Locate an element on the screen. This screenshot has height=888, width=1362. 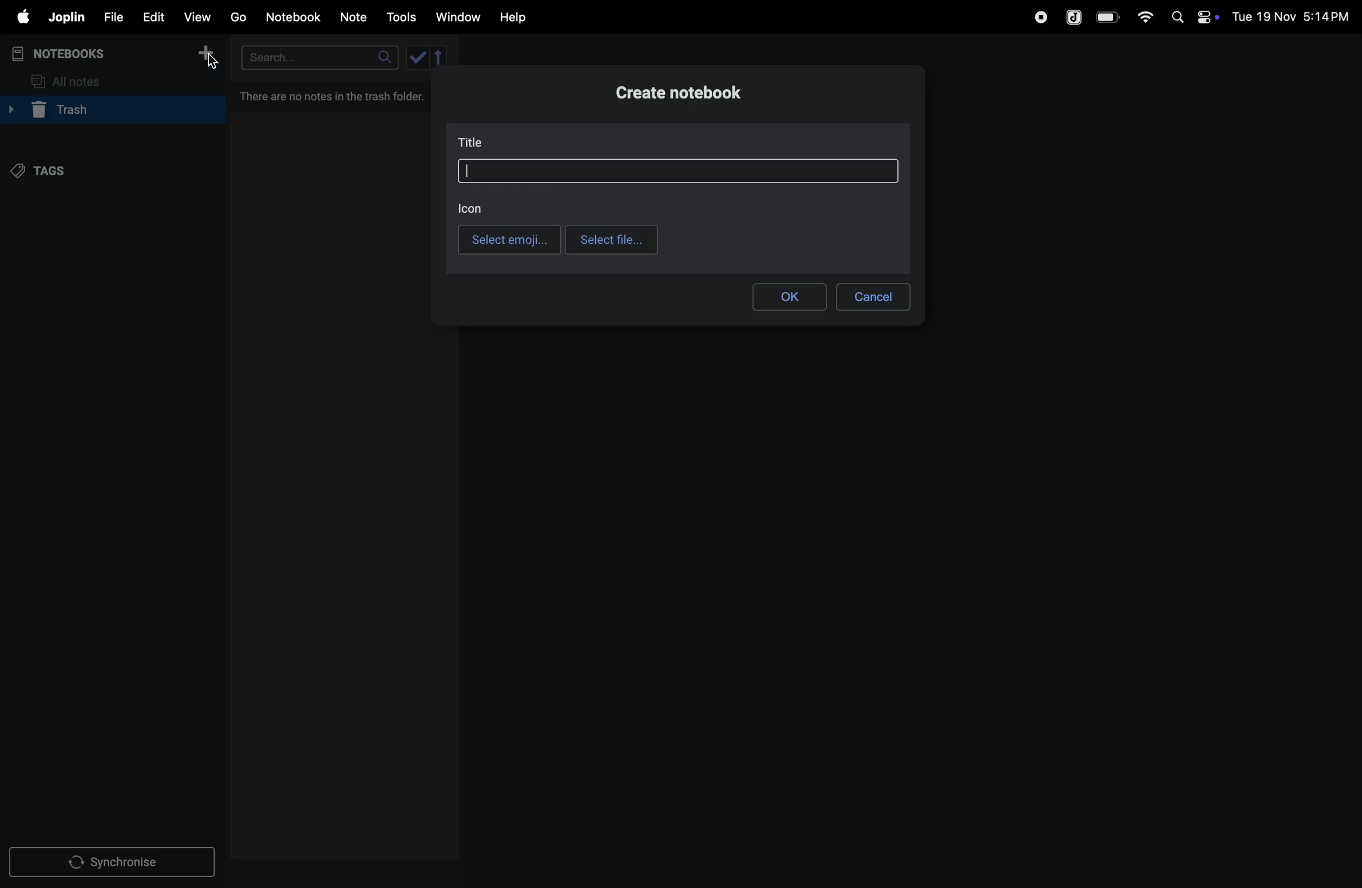
search is located at coordinates (321, 57).